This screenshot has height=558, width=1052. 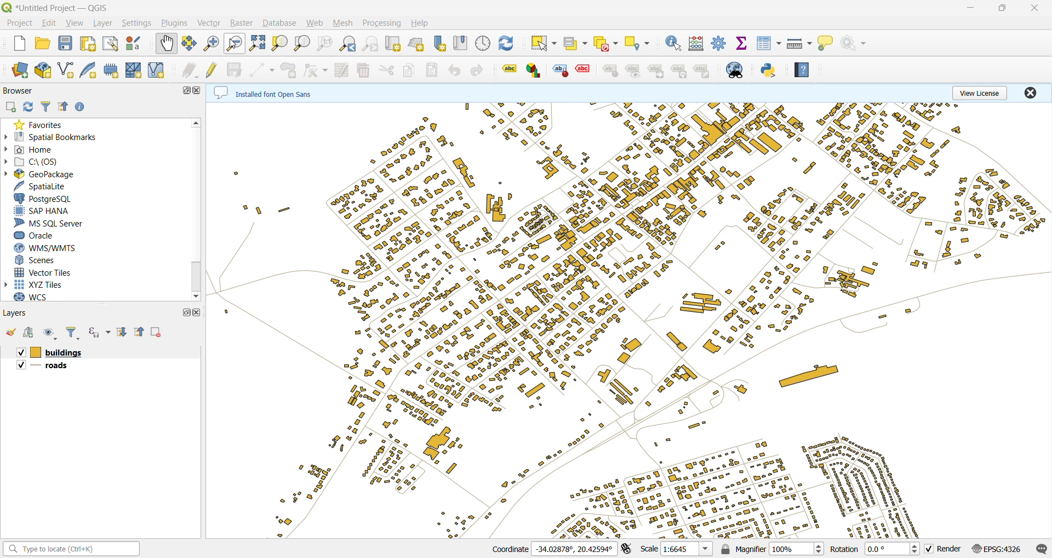 I want to click on close, so click(x=1031, y=92).